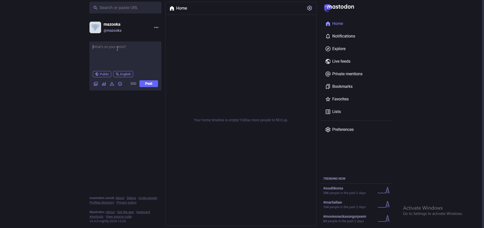  Describe the element at coordinates (119, 217) in the screenshot. I see `view source code` at that location.